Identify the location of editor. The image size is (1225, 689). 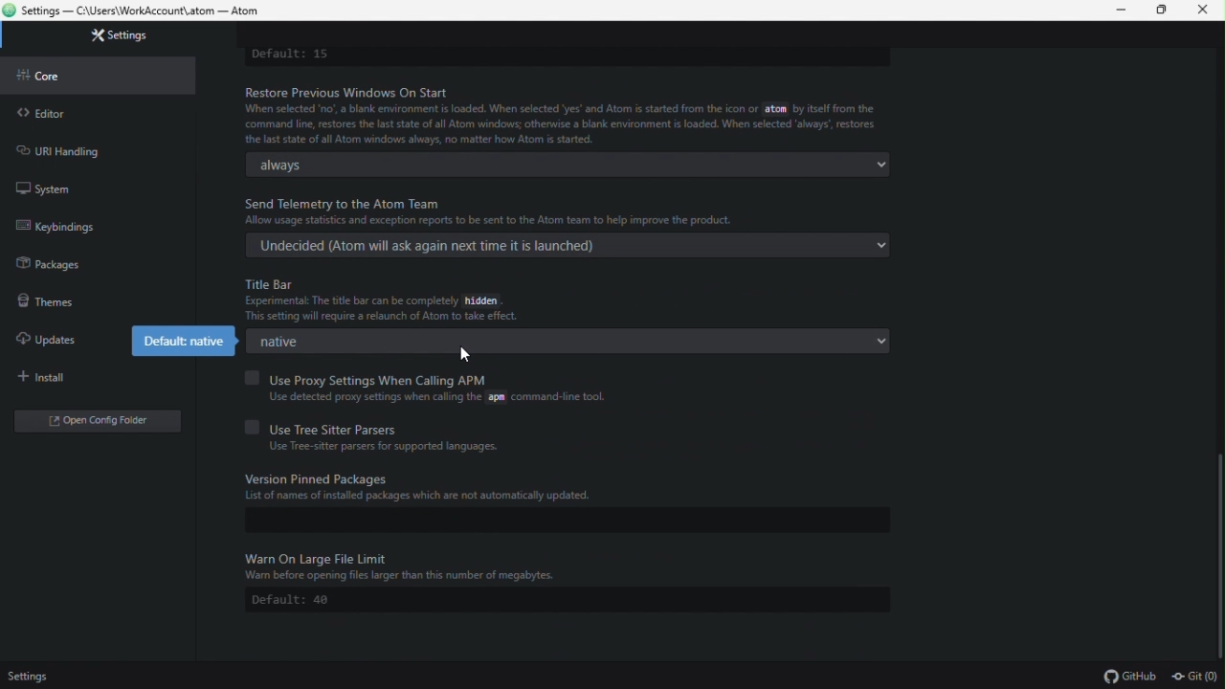
(101, 109).